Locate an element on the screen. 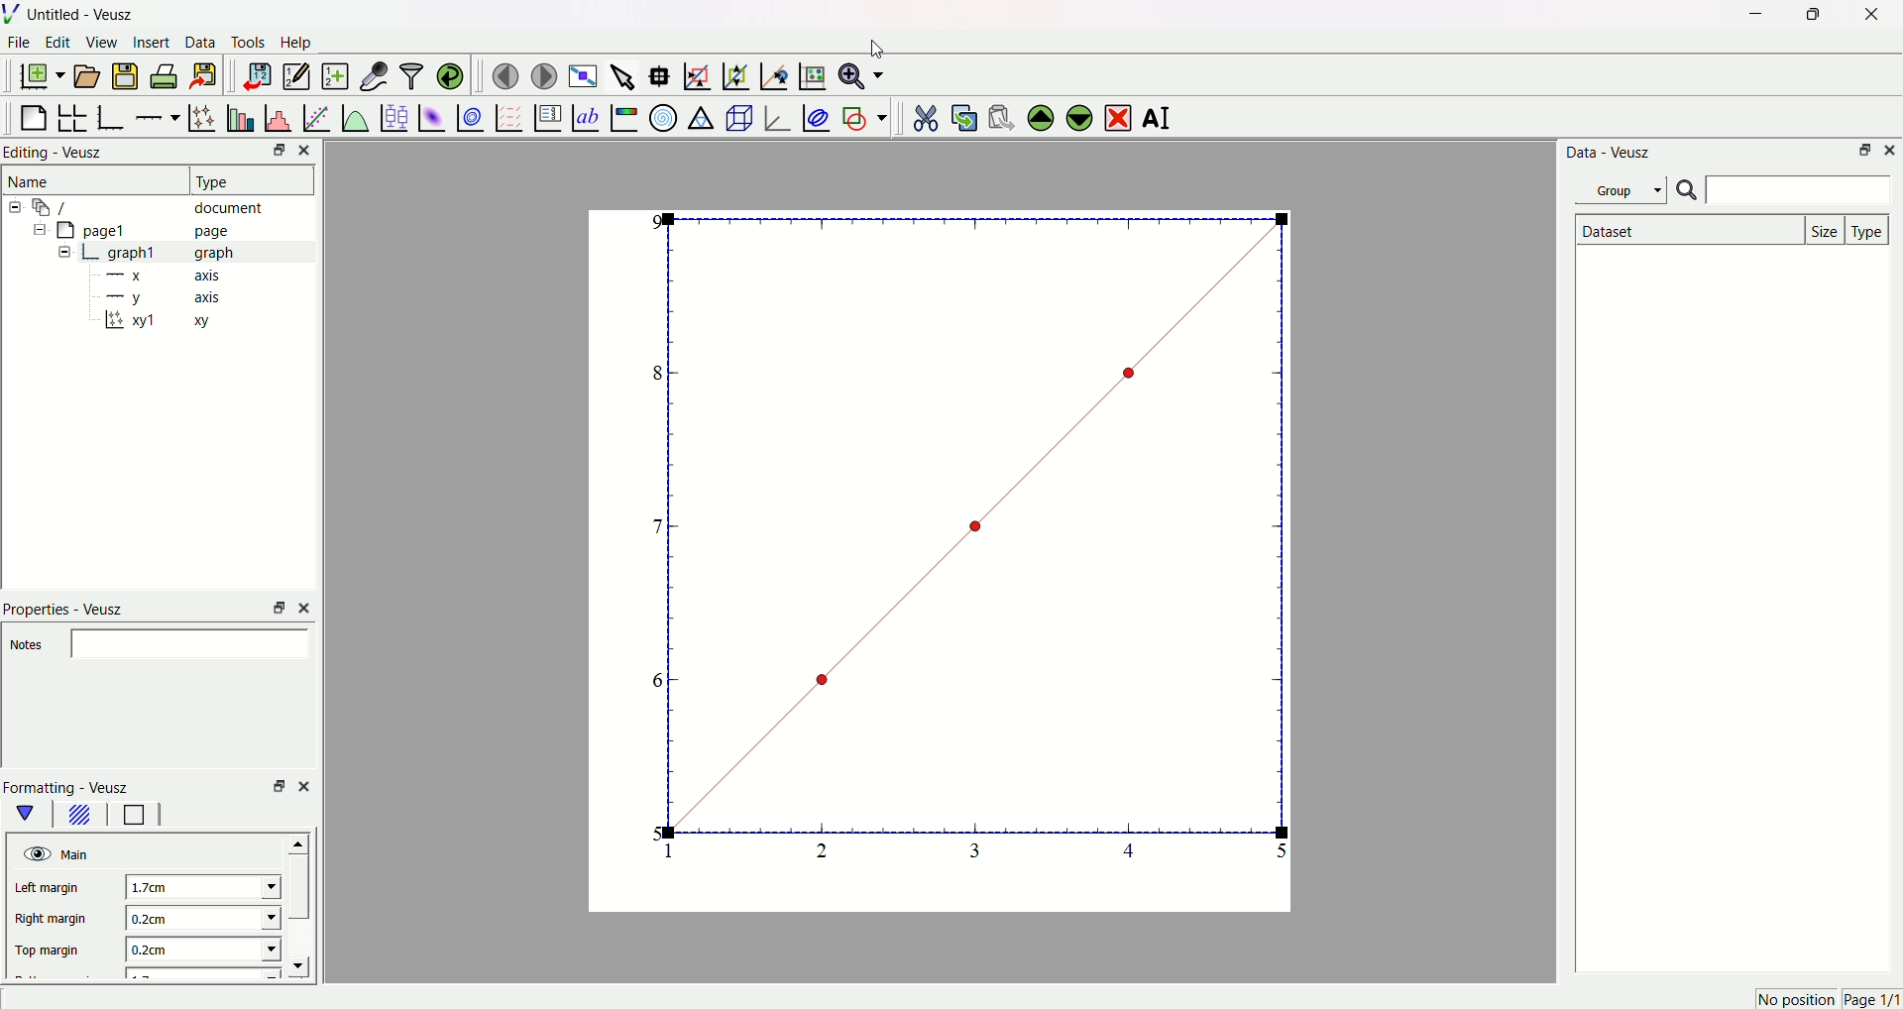  read data points is located at coordinates (663, 72).